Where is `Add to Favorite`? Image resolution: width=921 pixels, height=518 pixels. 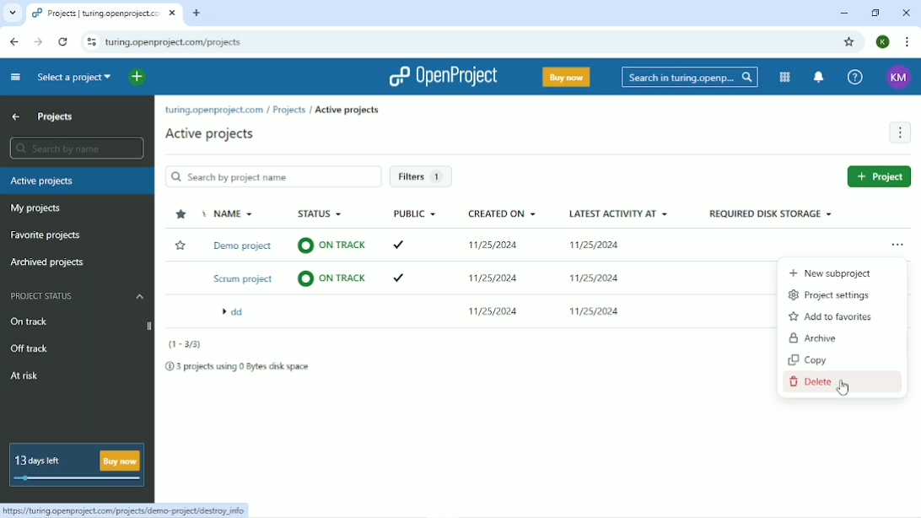 Add to Favorite is located at coordinates (180, 246).